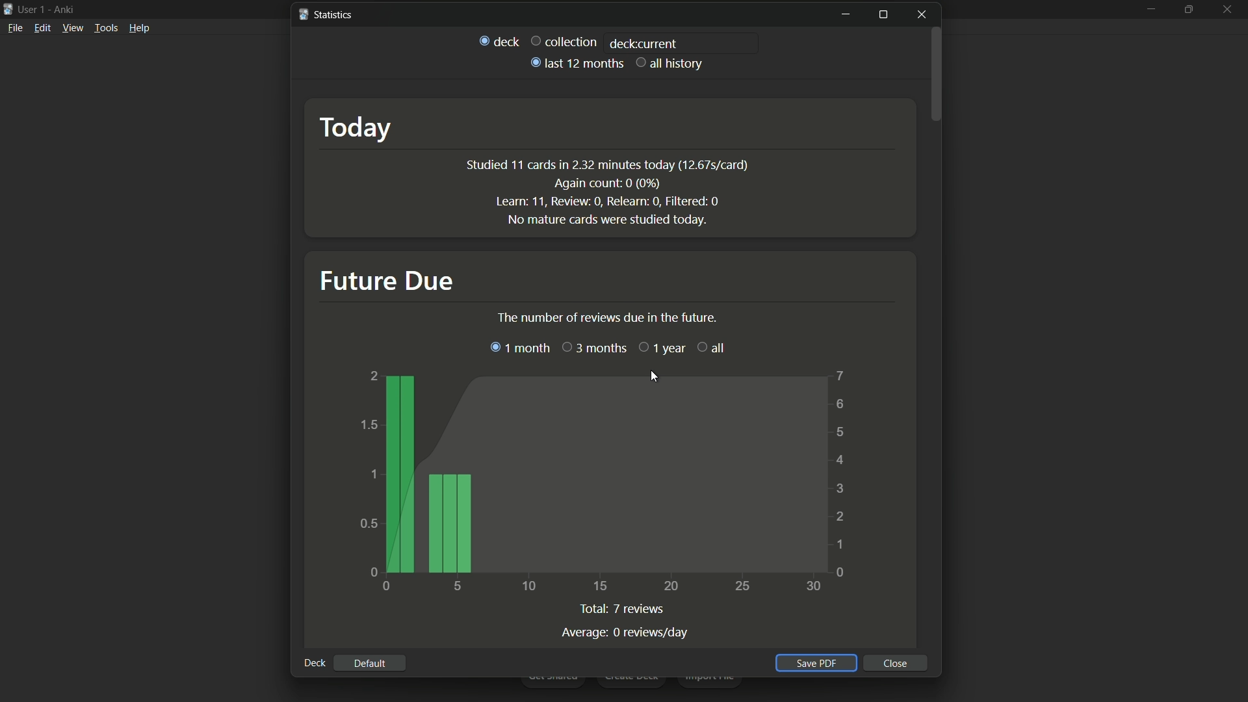 The image size is (1248, 702). Describe the element at coordinates (606, 318) in the screenshot. I see `the number of reviews due in the future` at that location.